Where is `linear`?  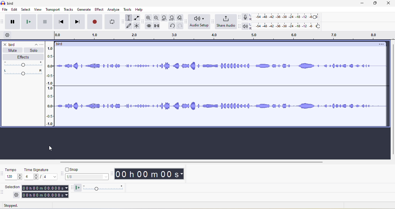
linear is located at coordinates (52, 87).